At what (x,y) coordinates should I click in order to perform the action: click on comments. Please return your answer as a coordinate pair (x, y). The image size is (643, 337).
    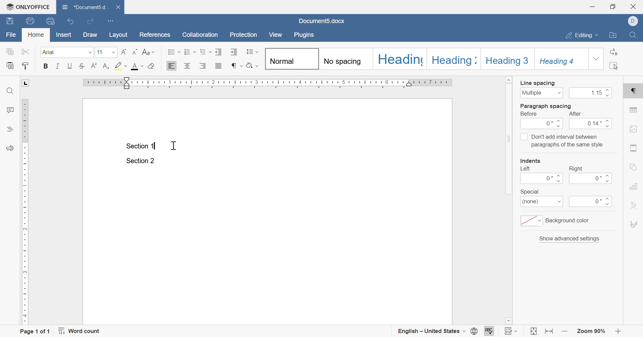
    Looking at the image, I should click on (10, 110).